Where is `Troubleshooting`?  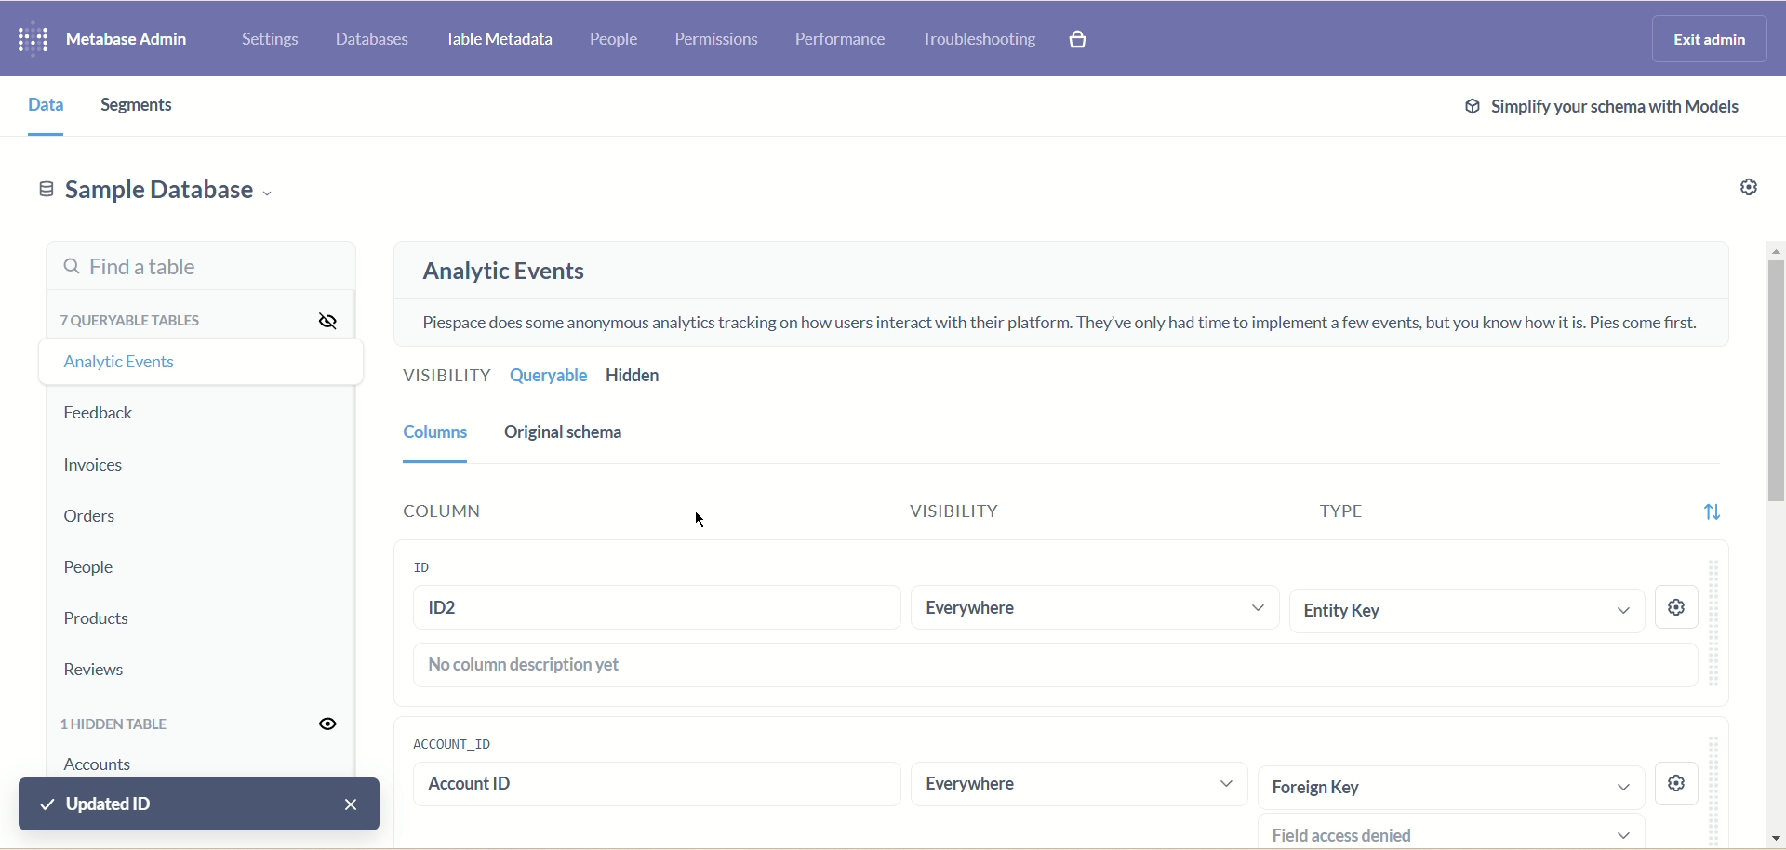
Troubleshooting is located at coordinates (983, 41).